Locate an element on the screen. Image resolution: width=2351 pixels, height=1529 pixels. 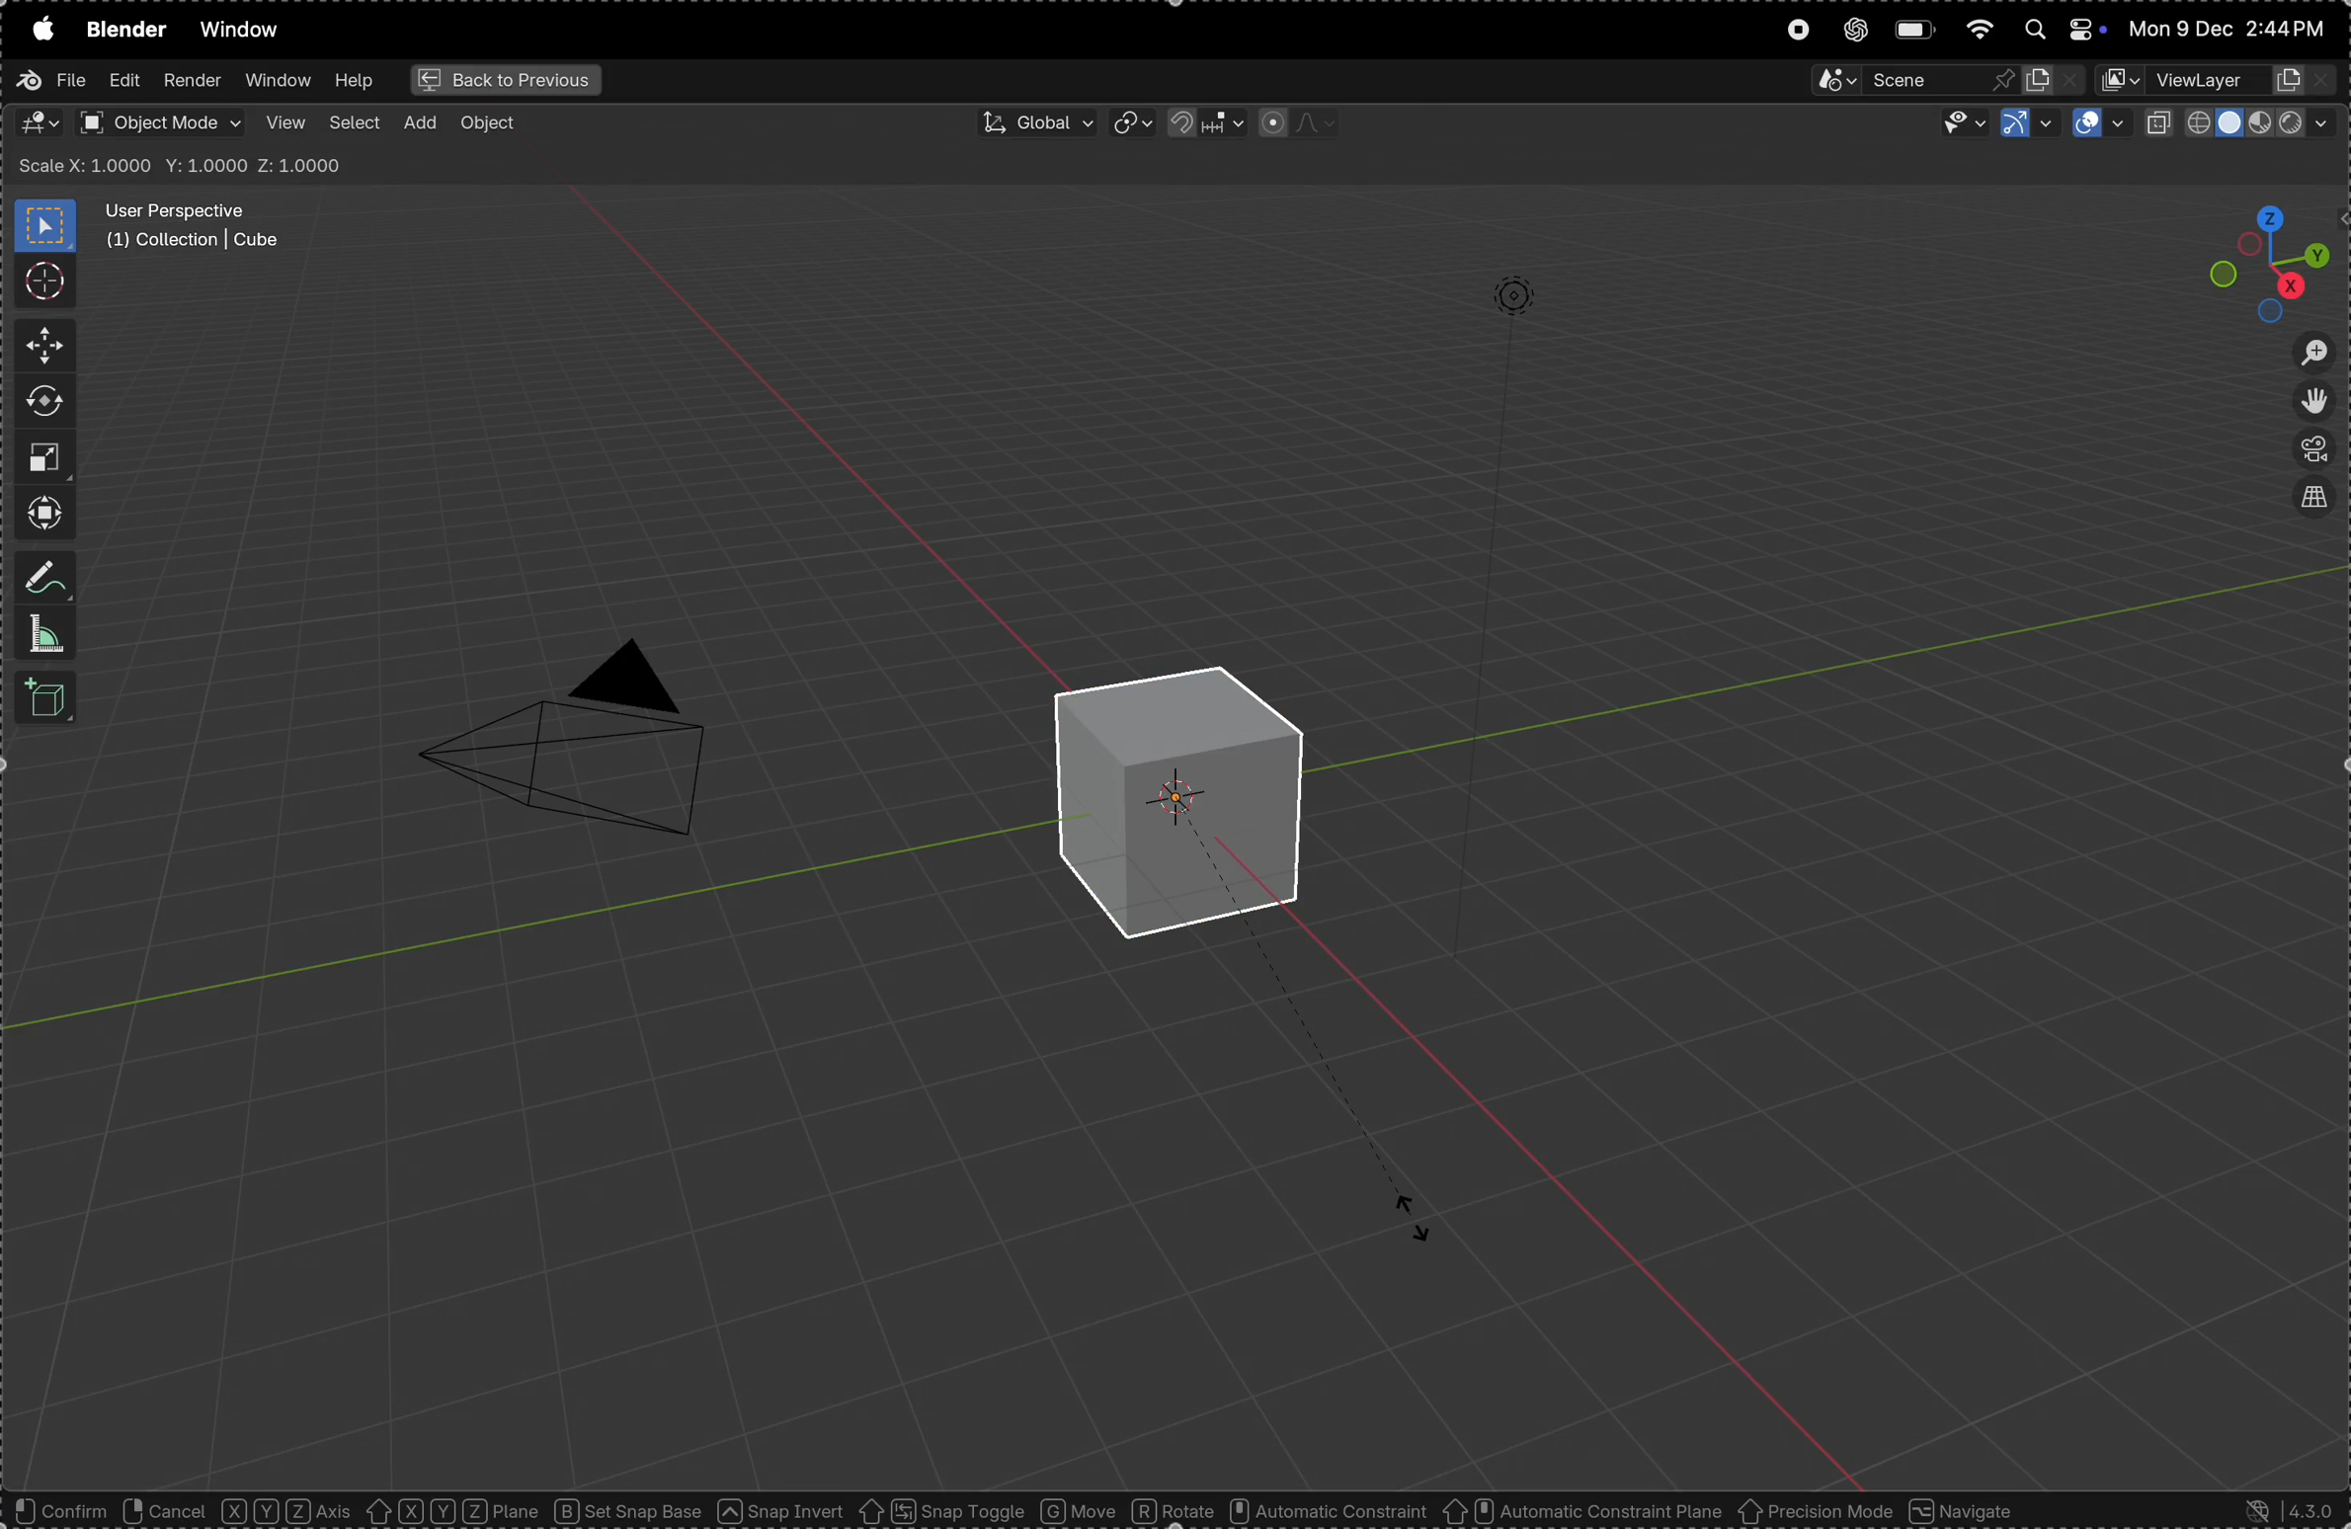
file is located at coordinates (55, 85).